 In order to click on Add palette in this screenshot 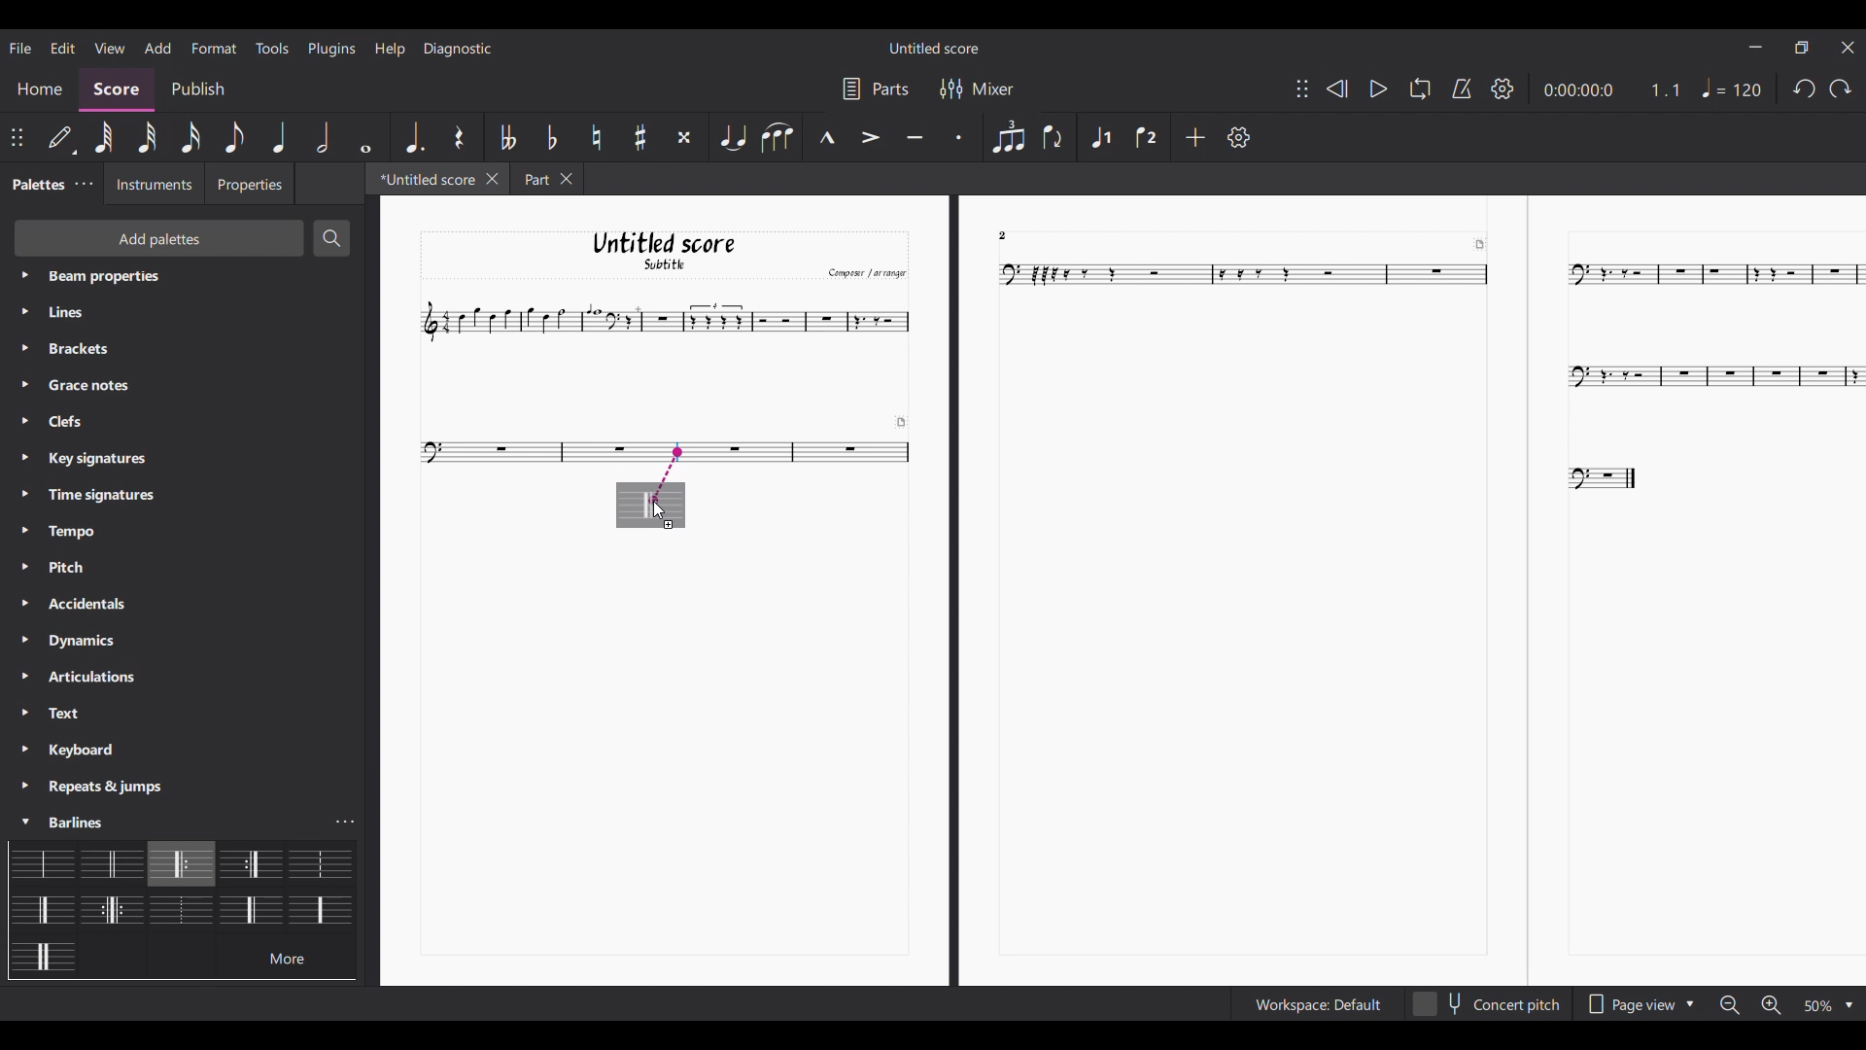, I will do `click(161, 237)`.